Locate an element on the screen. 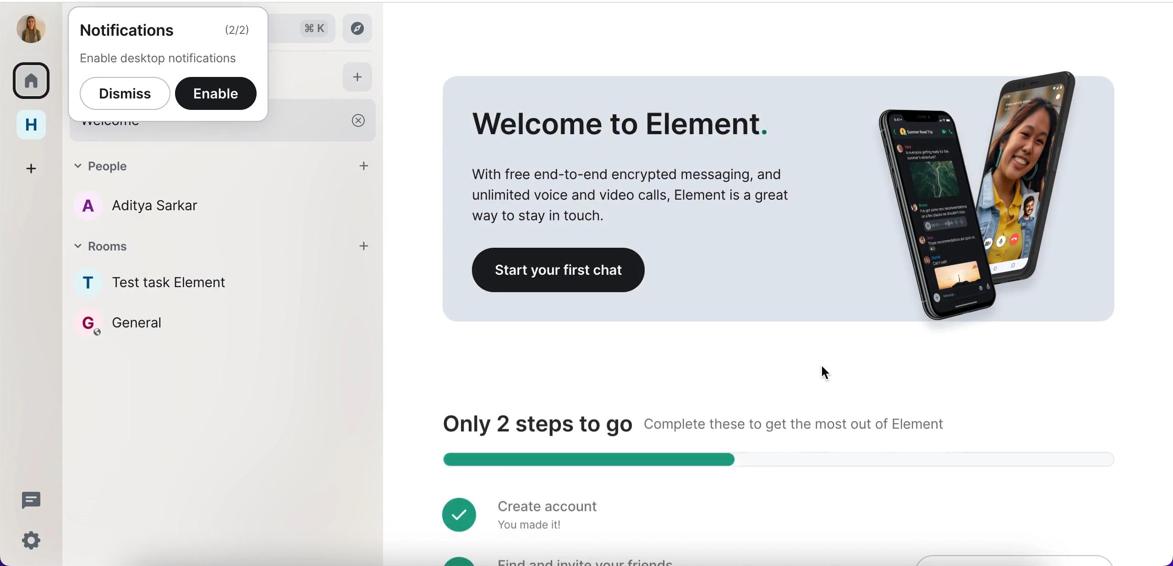 The width and height of the screenshot is (1173, 566). threads is located at coordinates (32, 500).